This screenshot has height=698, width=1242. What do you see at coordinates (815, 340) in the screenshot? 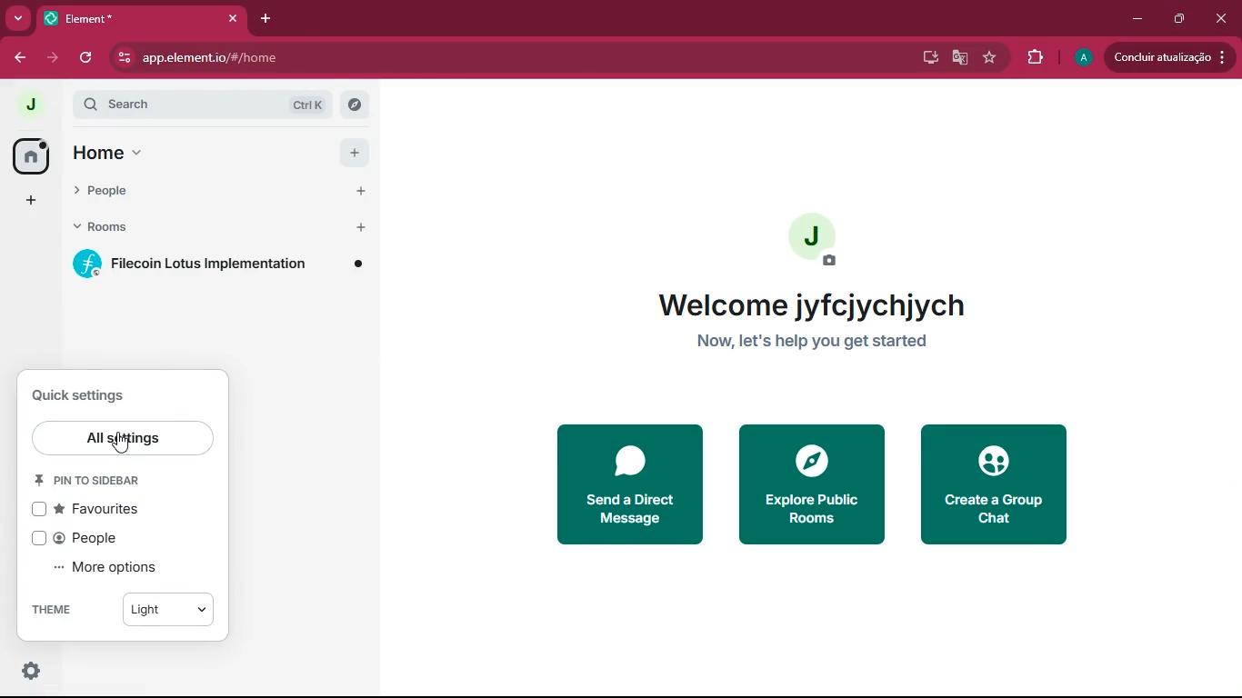
I see `Now let's help you get started` at bounding box center [815, 340].